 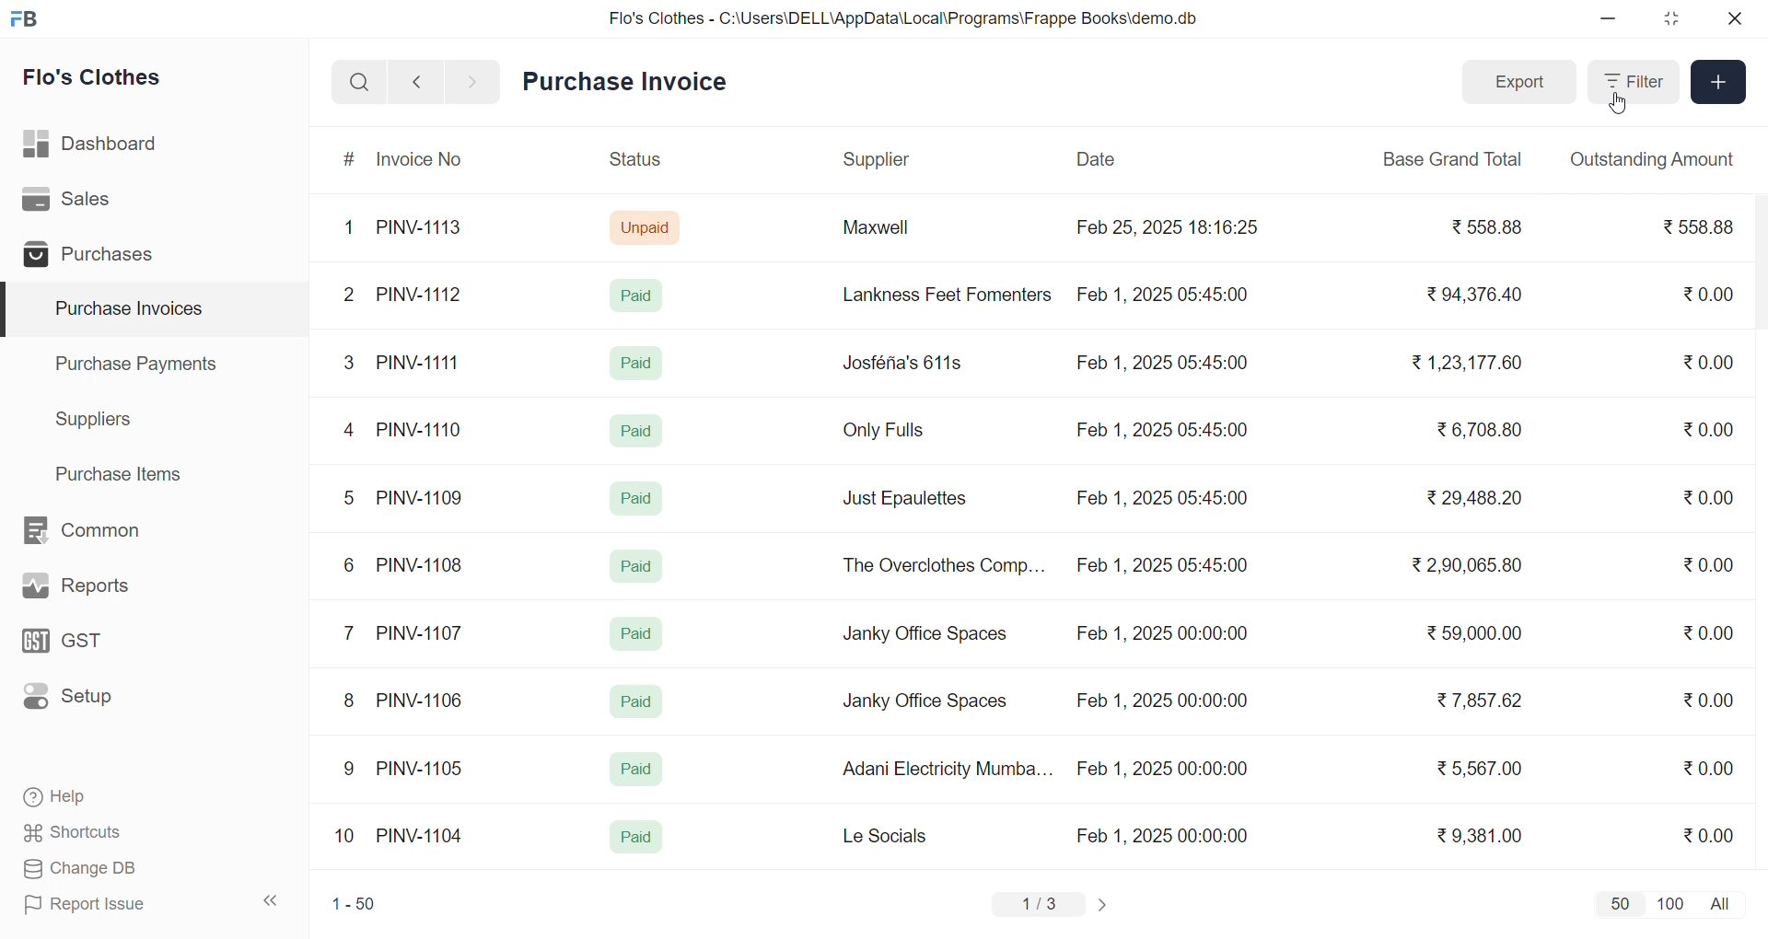 What do you see at coordinates (96, 147) in the screenshot?
I see `Dashboard` at bounding box center [96, 147].